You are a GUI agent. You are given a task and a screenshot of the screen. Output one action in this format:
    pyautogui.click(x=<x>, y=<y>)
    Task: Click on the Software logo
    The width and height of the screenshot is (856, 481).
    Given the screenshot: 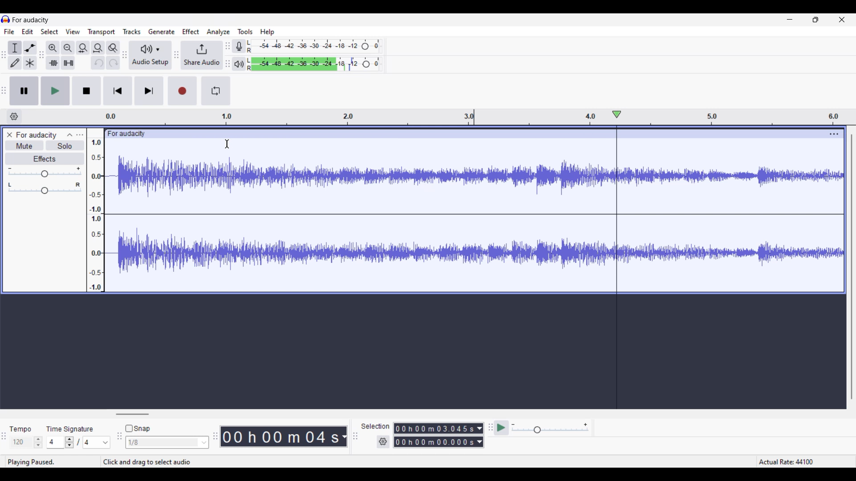 What is the action you would take?
    pyautogui.click(x=6, y=19)
    